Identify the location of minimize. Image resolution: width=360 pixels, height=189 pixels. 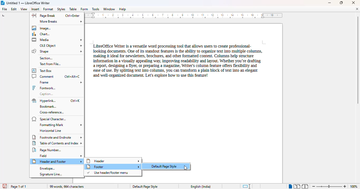
(330, 3).